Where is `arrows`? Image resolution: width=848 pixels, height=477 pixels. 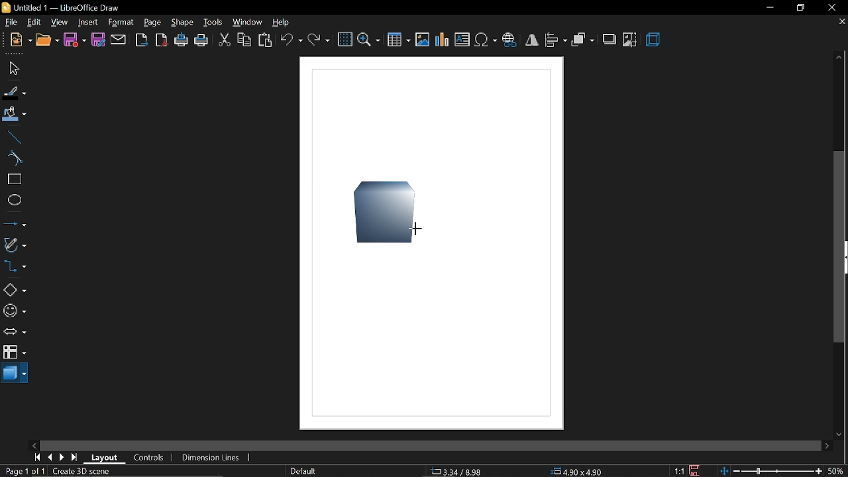 arrows is located at coordinates (15, 331).